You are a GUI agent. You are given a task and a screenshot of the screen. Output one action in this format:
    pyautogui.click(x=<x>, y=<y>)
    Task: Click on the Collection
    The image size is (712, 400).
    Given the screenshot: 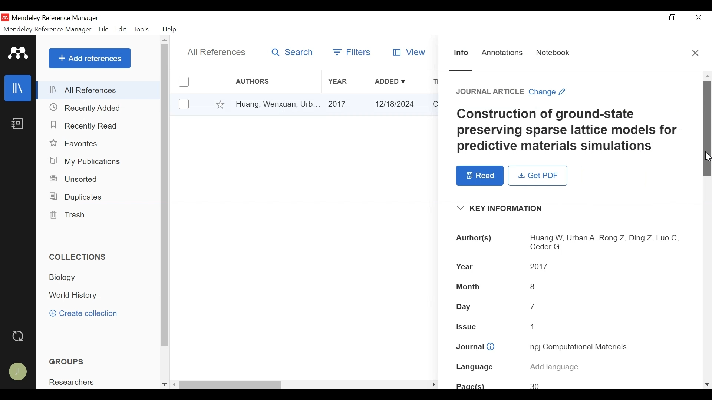 What is the action you would take?
    pyautogui.click(x=77, y=296)
    